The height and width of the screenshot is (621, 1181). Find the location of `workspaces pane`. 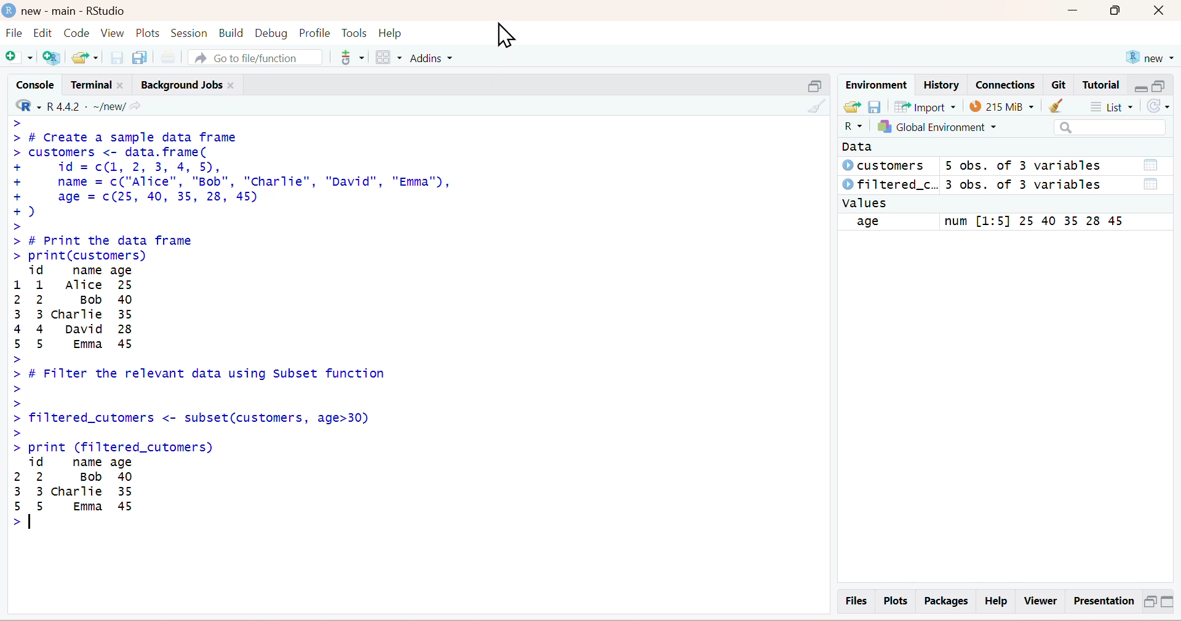

workspaces pane is located at coordinates (387, 55).